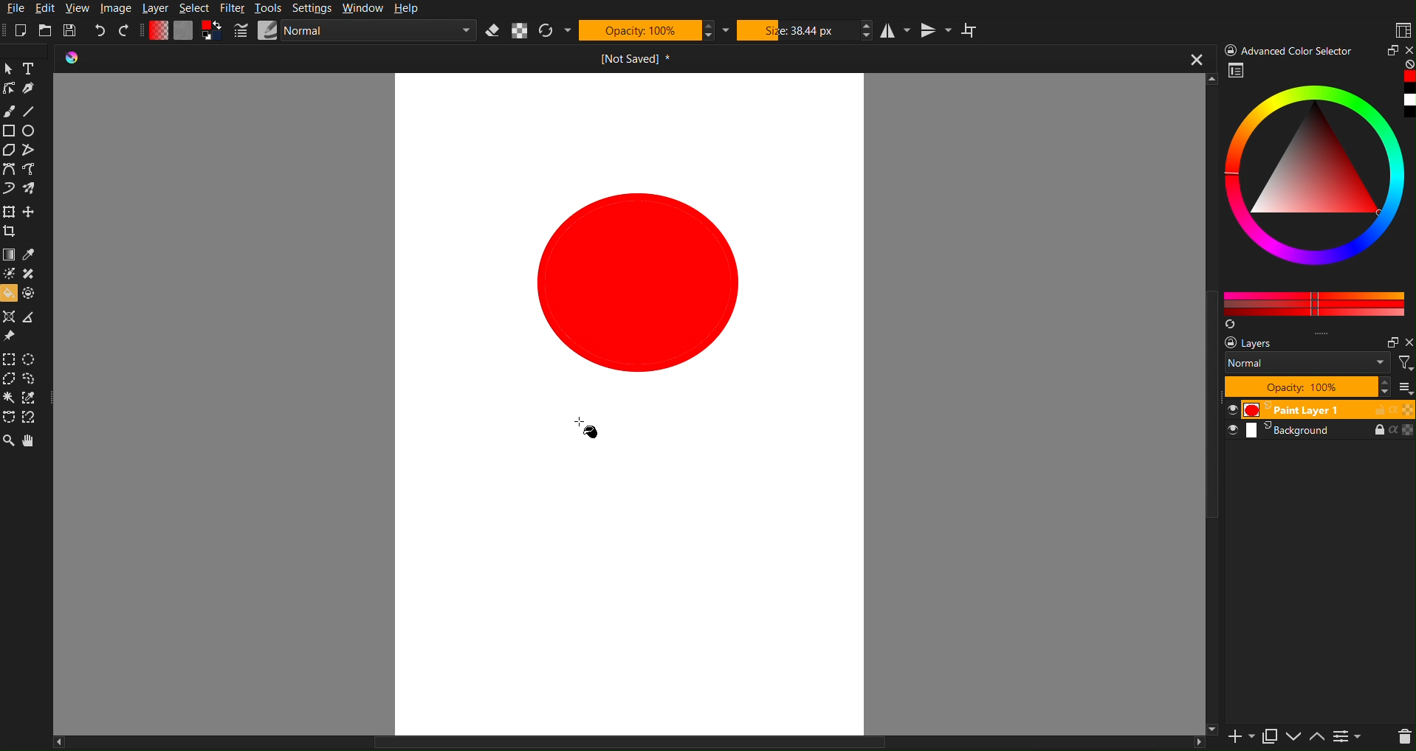 The height and width of the screenshot is (751, 1416). I want to click on Polygonal, so click(9, 380).